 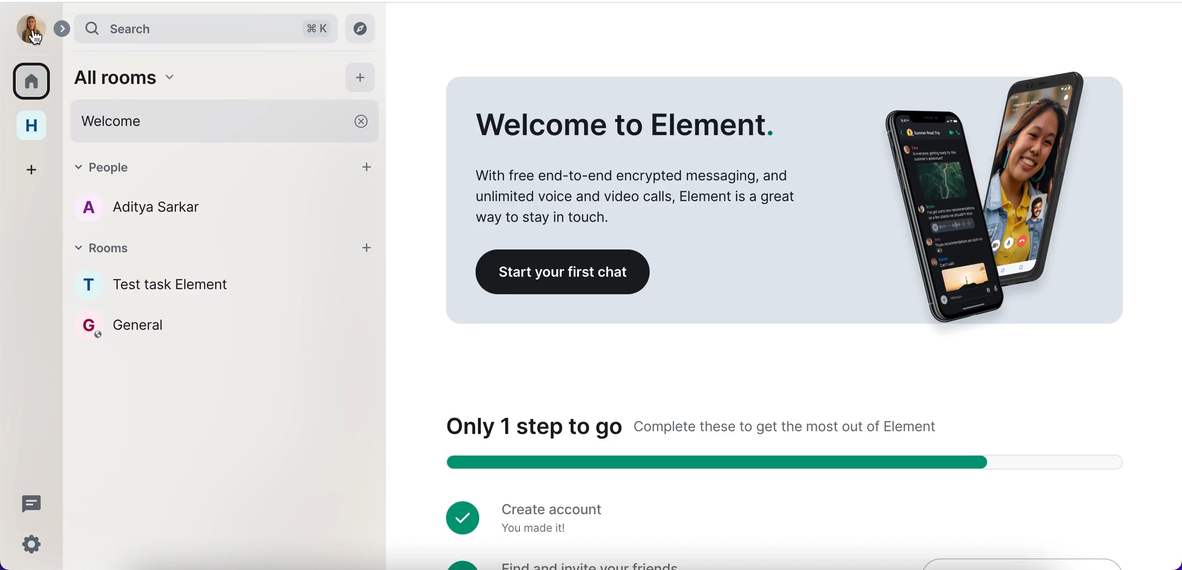 I want to click on start your first chat, so click(x=567, y=273).